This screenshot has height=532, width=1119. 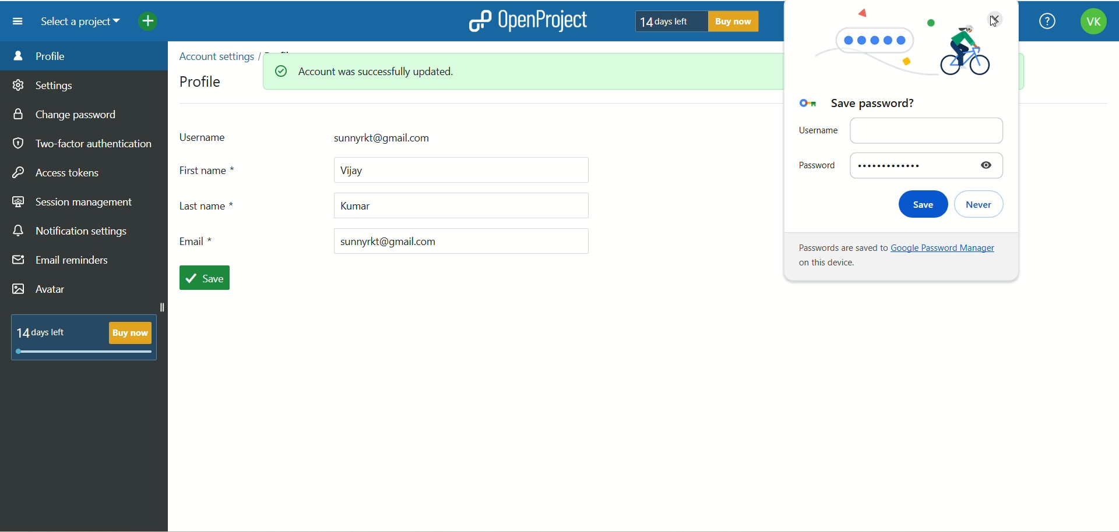 What do you see at coordinates (18, 22) in the screenshot?
I see `menu` at bounding box center [18, 22].